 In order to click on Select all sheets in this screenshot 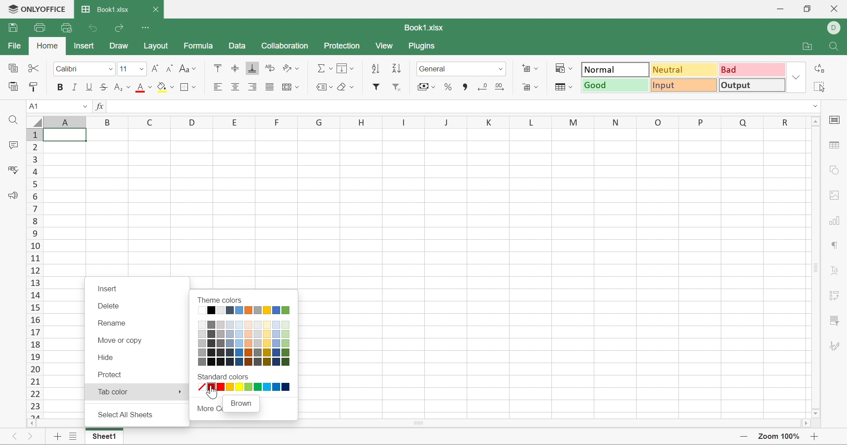, I will do `click(127, 415)`.